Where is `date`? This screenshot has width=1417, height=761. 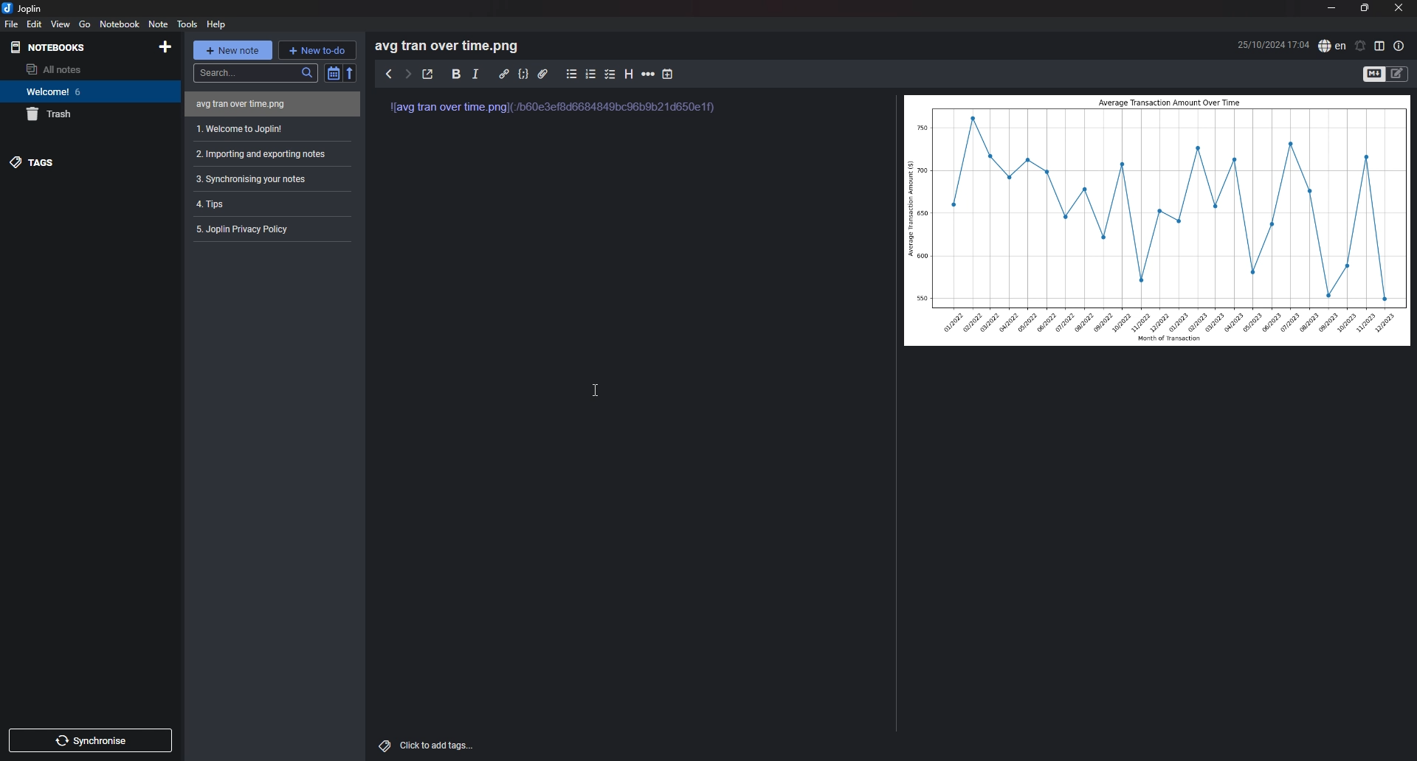 date is located at coordinates (1272, 44).